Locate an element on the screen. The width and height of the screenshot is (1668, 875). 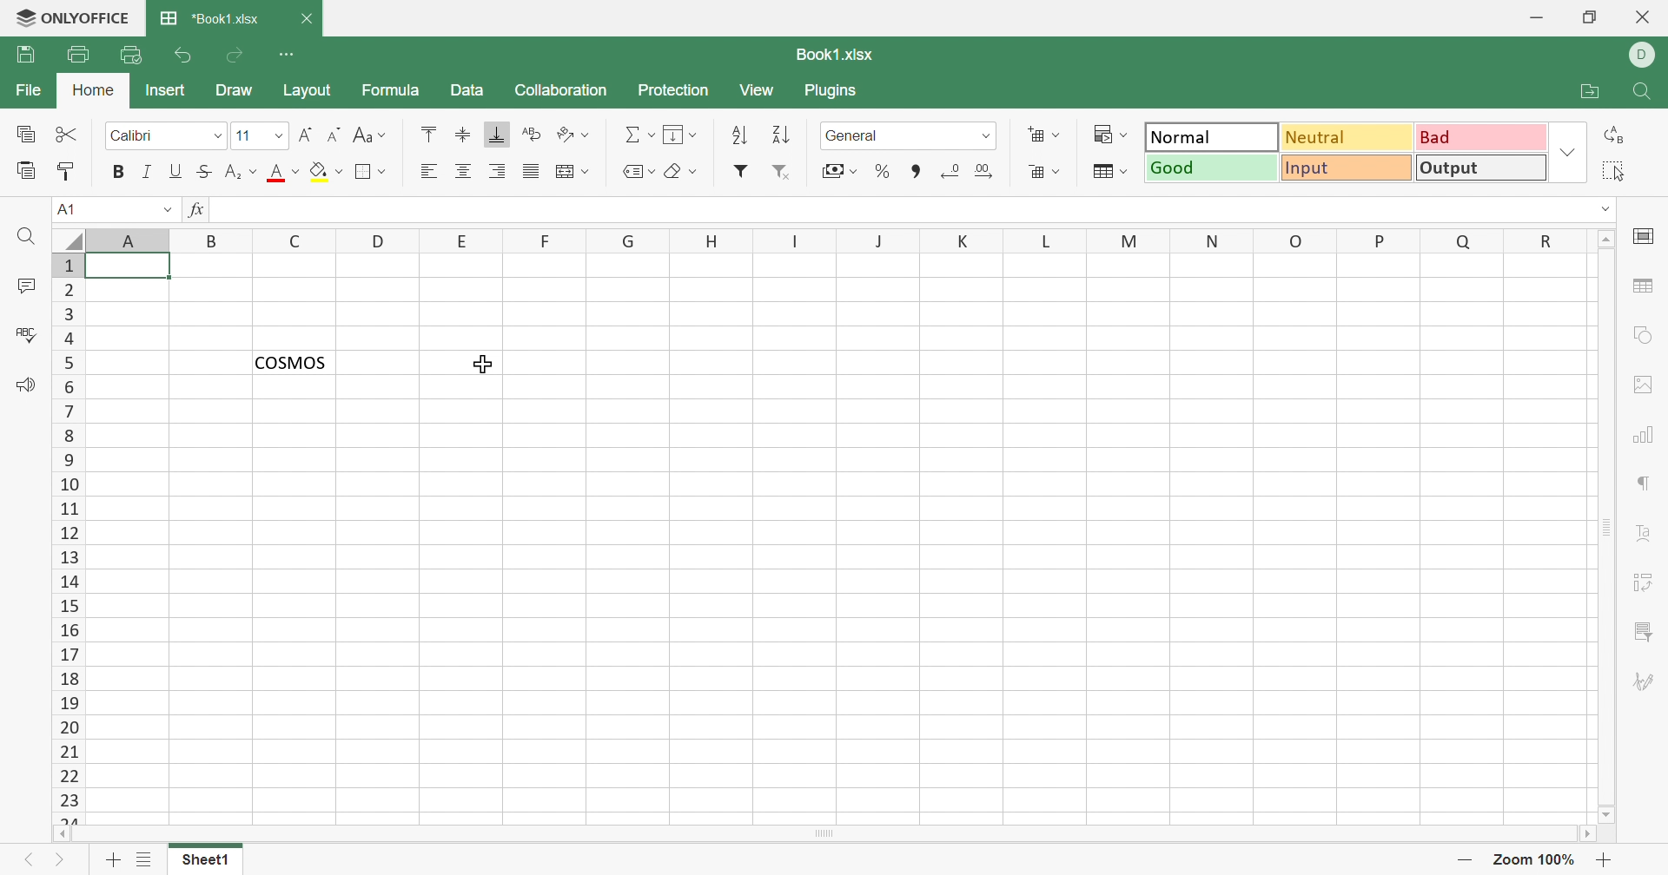
Book1.xlsx is located at coordinates (837, 54).